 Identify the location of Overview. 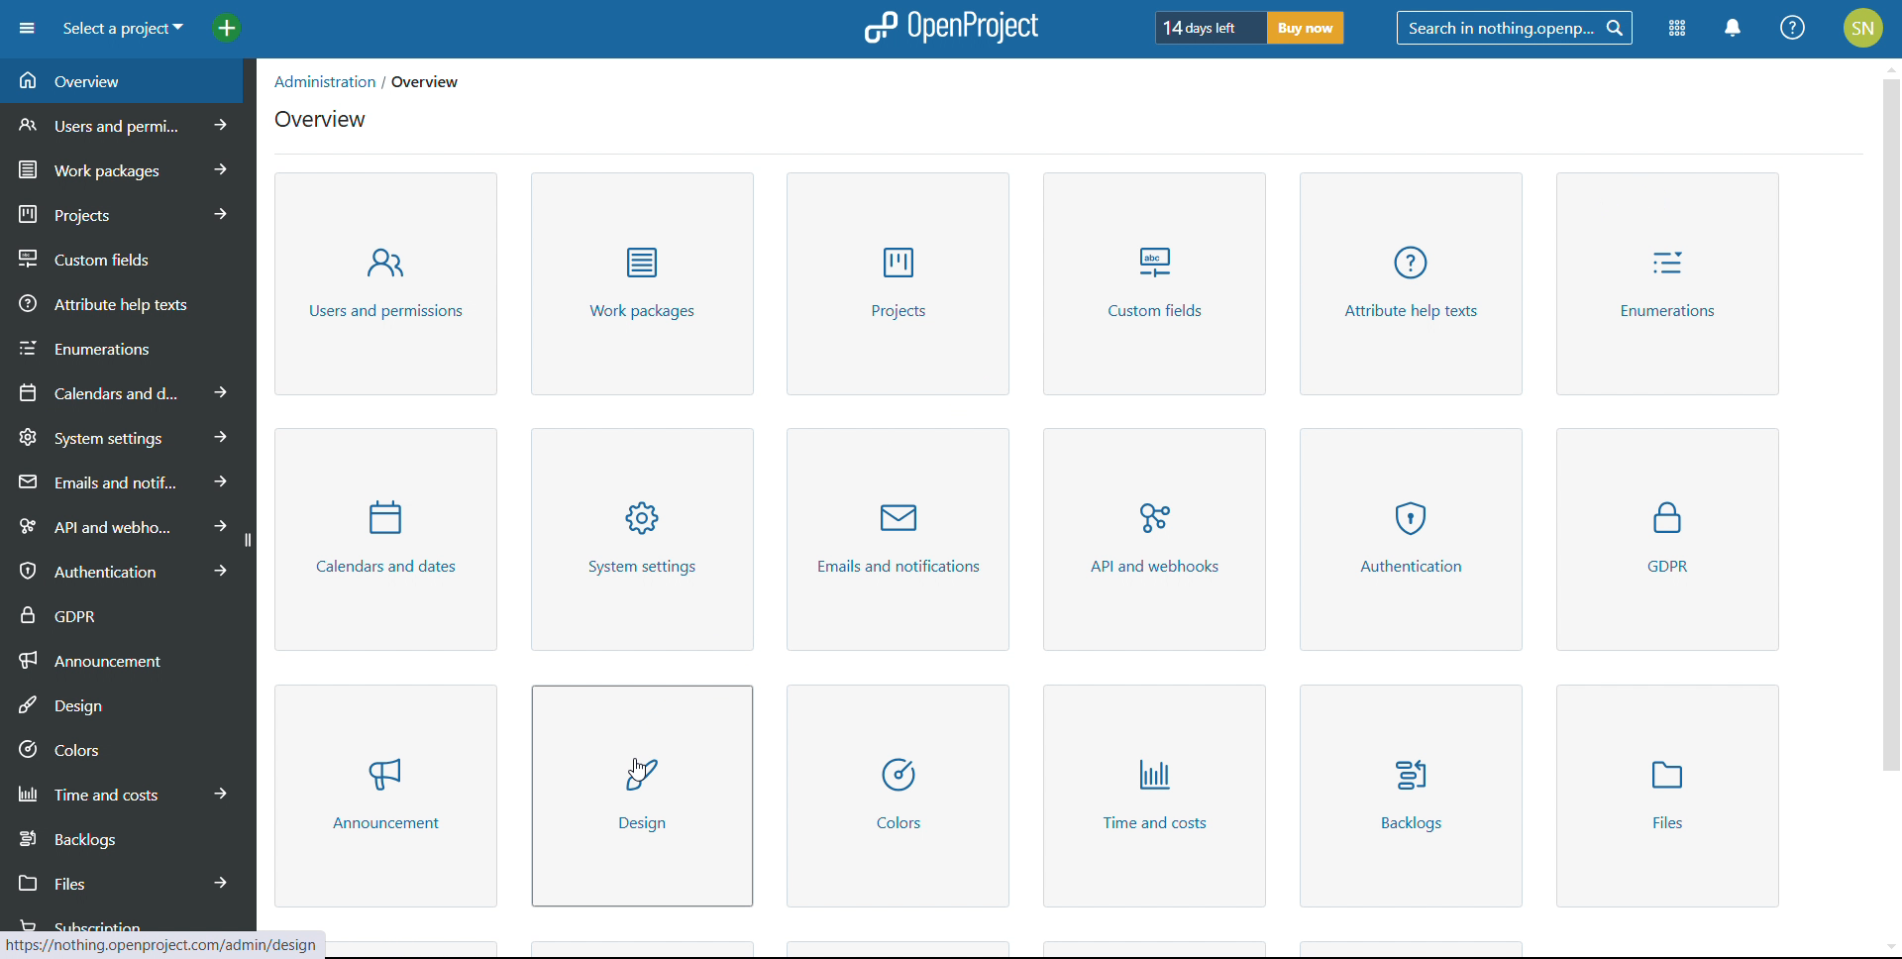
(448, 81).